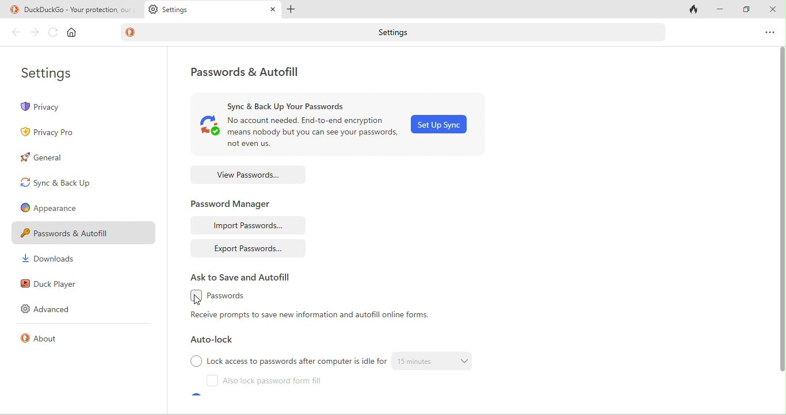 The image size is (786, 415). What do you see at coordinates (74, 34) in the screenshot?
I see `home` at bounding box center [74, 34].